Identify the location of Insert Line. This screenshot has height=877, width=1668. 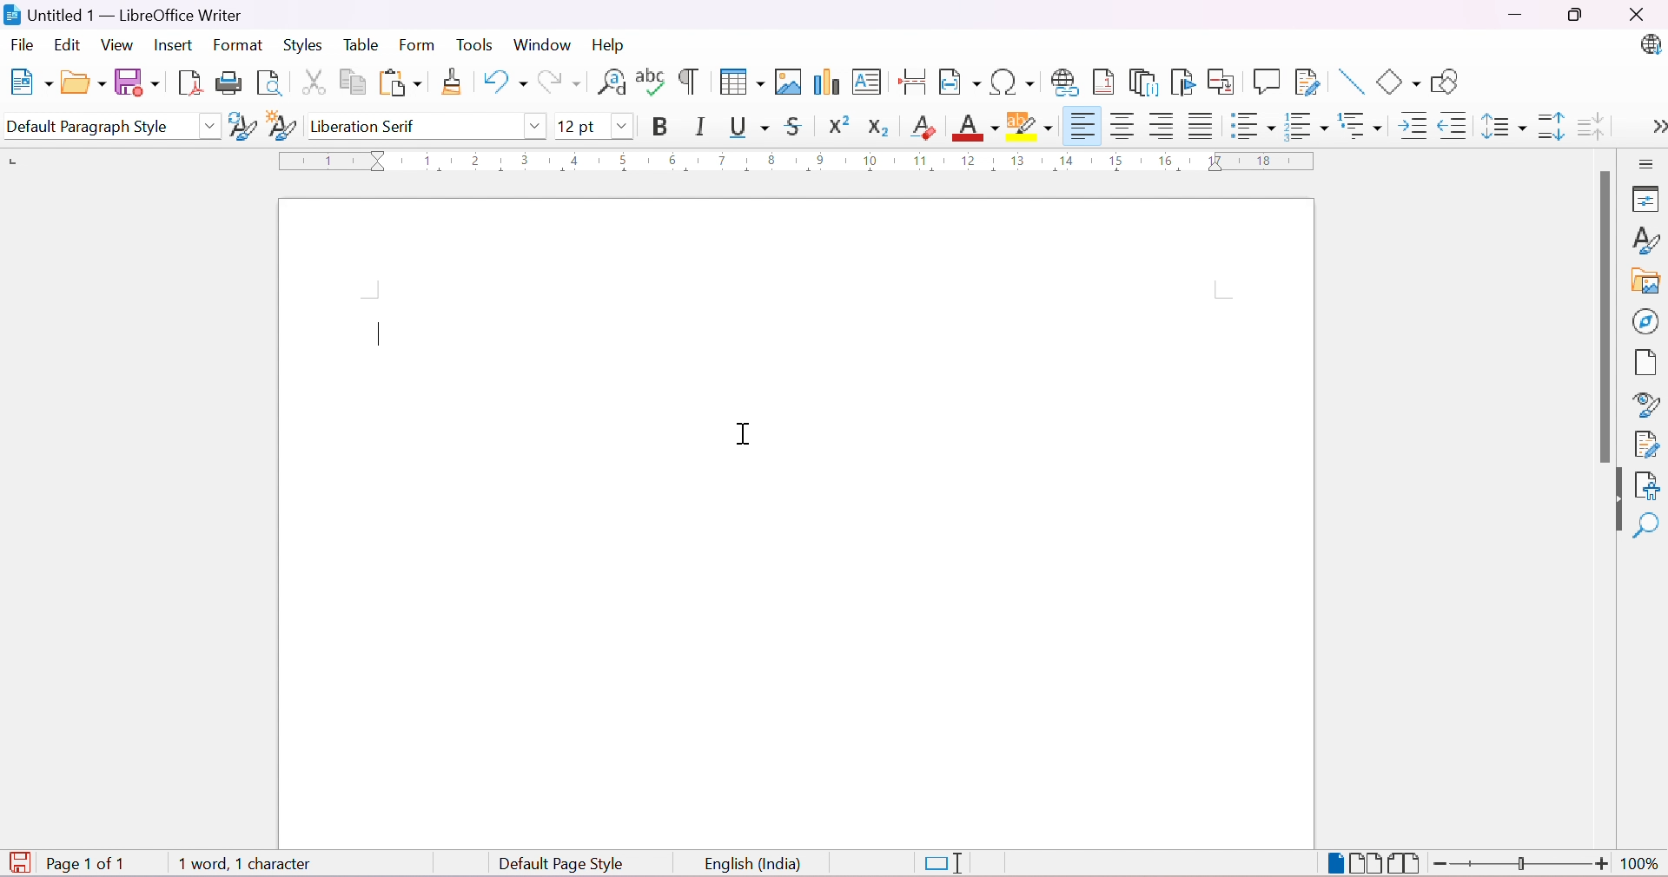
(1348, 82).